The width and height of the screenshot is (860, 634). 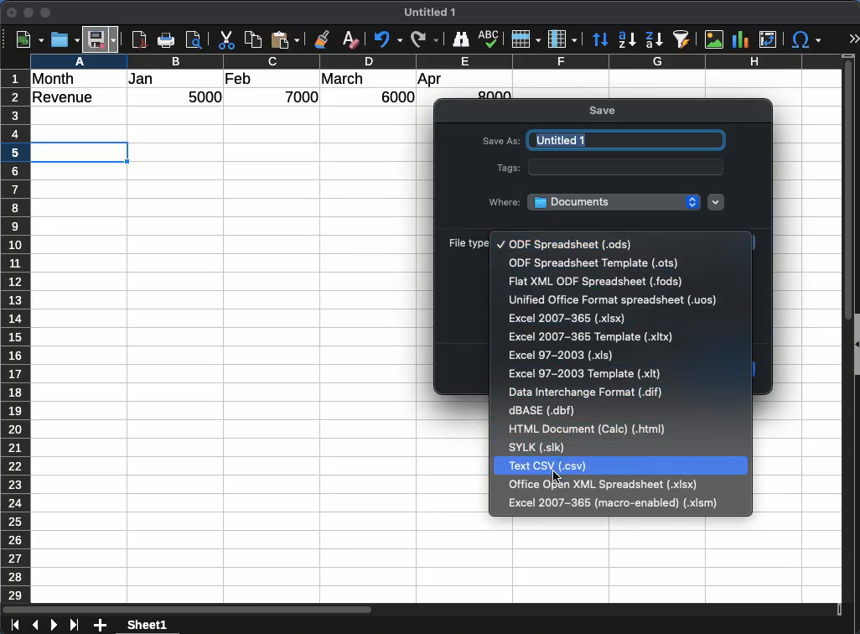 What do you see at coordinates (67, 98) in the screenshot?
I see `revenue` at bounding box center [67, 98].